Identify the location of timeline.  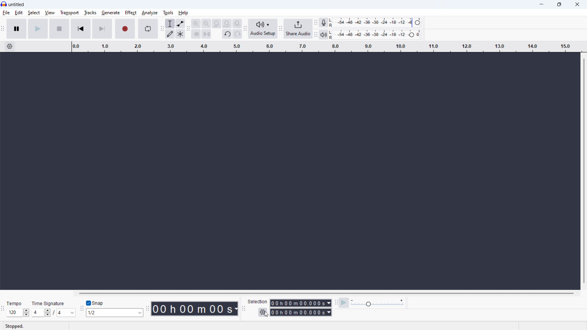
(326, 46).